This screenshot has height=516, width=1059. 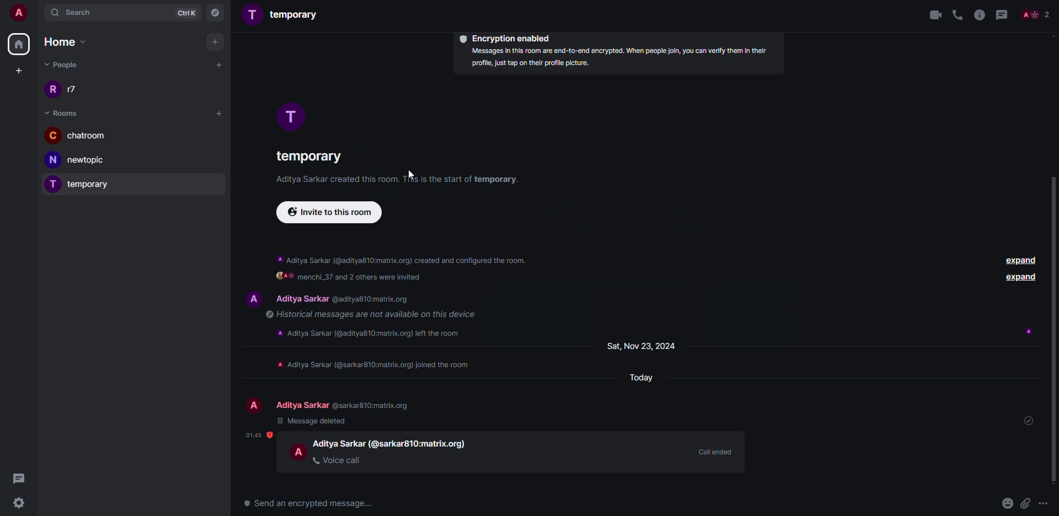 I want to click on room, so click(x=83, y=160).